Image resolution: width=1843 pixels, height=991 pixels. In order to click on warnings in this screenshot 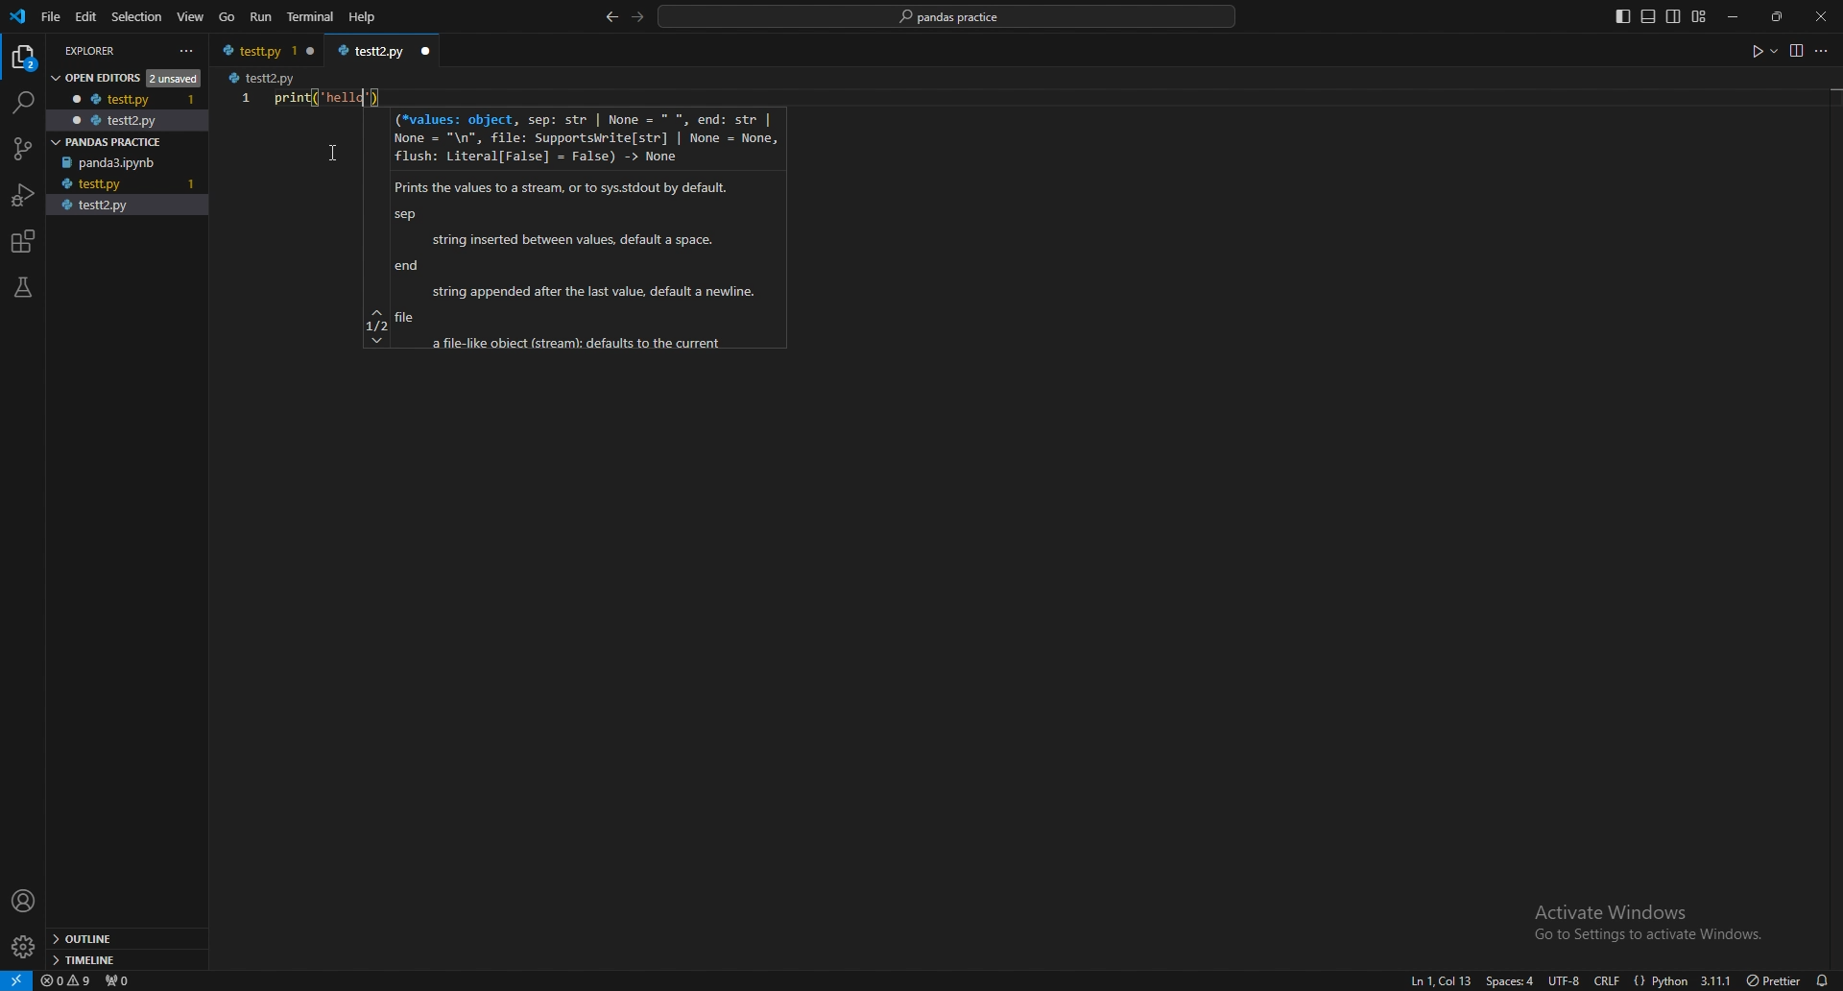, I will do `click(67, 979)`.